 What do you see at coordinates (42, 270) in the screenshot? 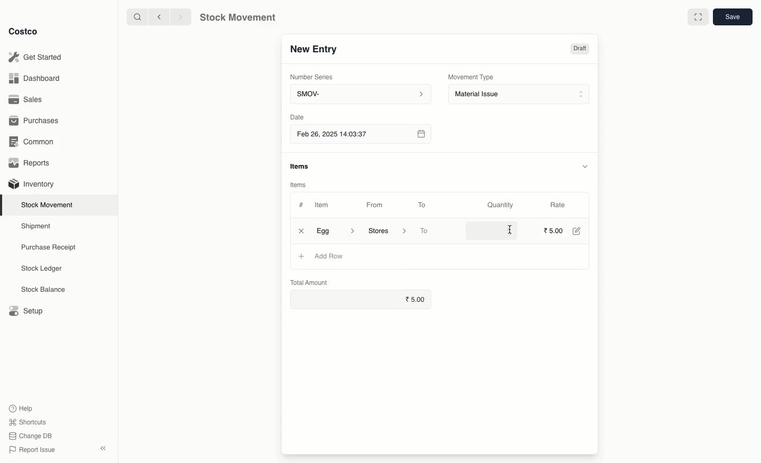
I see `Stock Ledger` at bounding box center [42, 270].